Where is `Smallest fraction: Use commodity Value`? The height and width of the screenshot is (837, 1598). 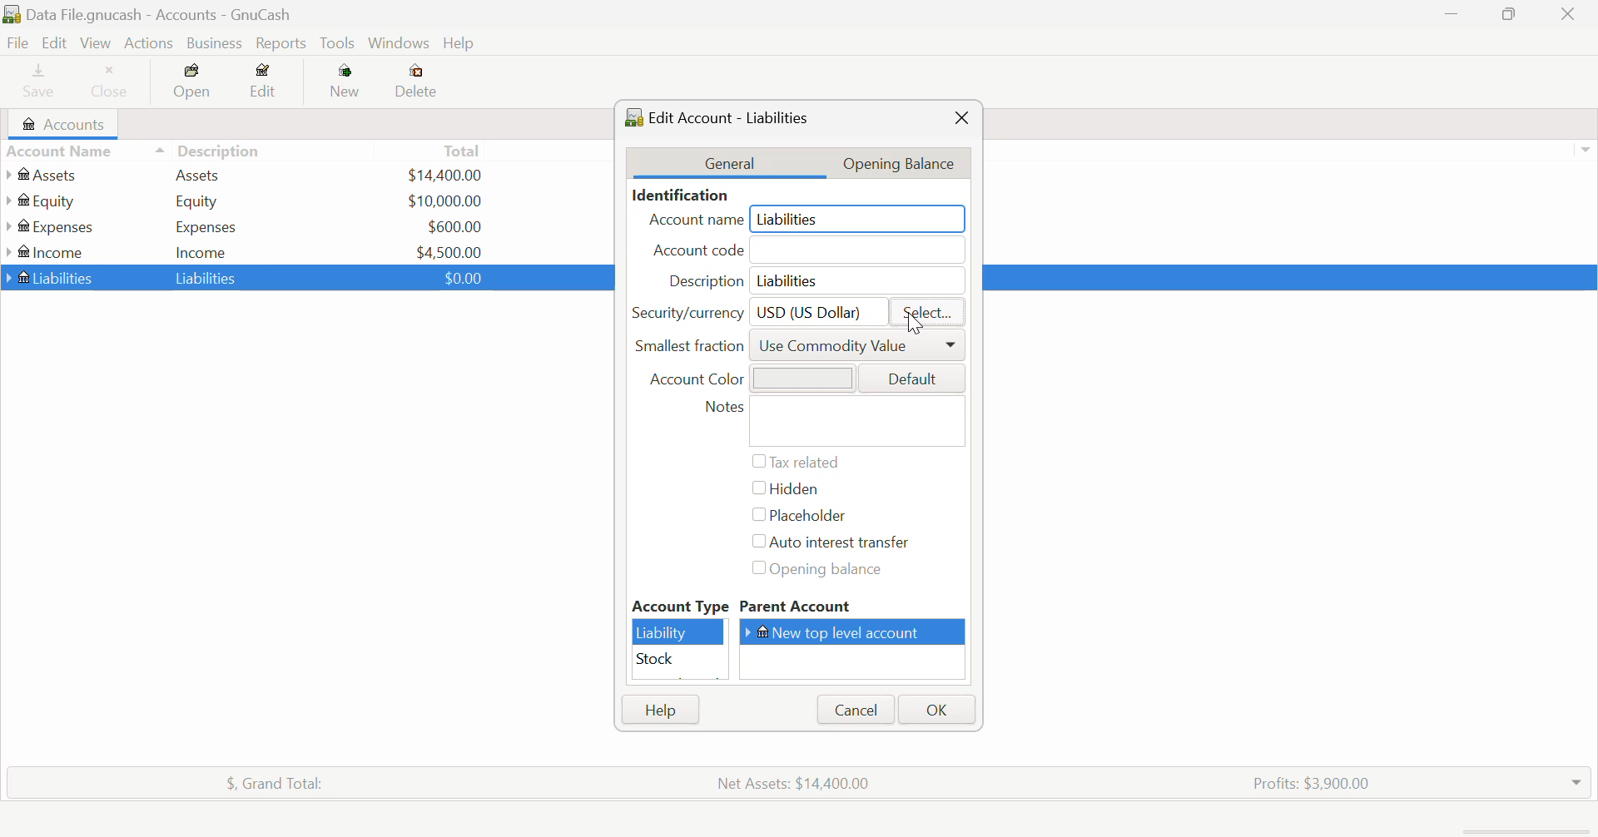 Smallest fraction: Use commodity Value is located at coordinates (800, 349).